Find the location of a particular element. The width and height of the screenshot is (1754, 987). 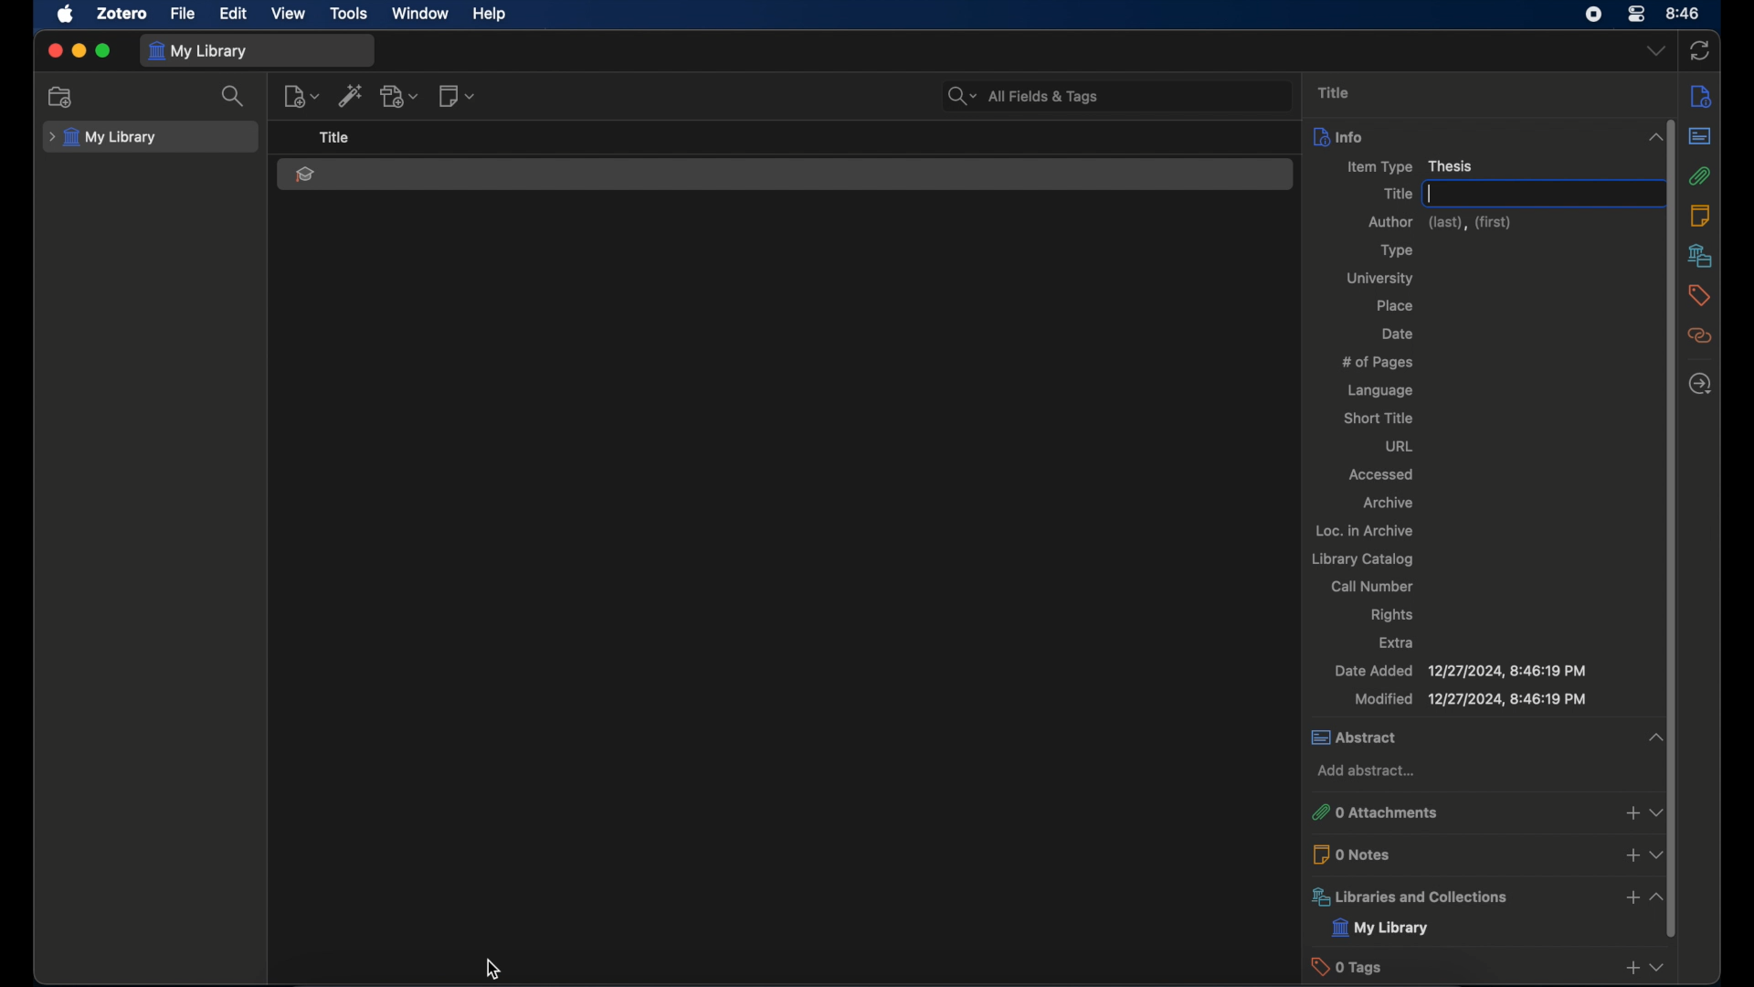

new note is located at coordinates (457, 96).